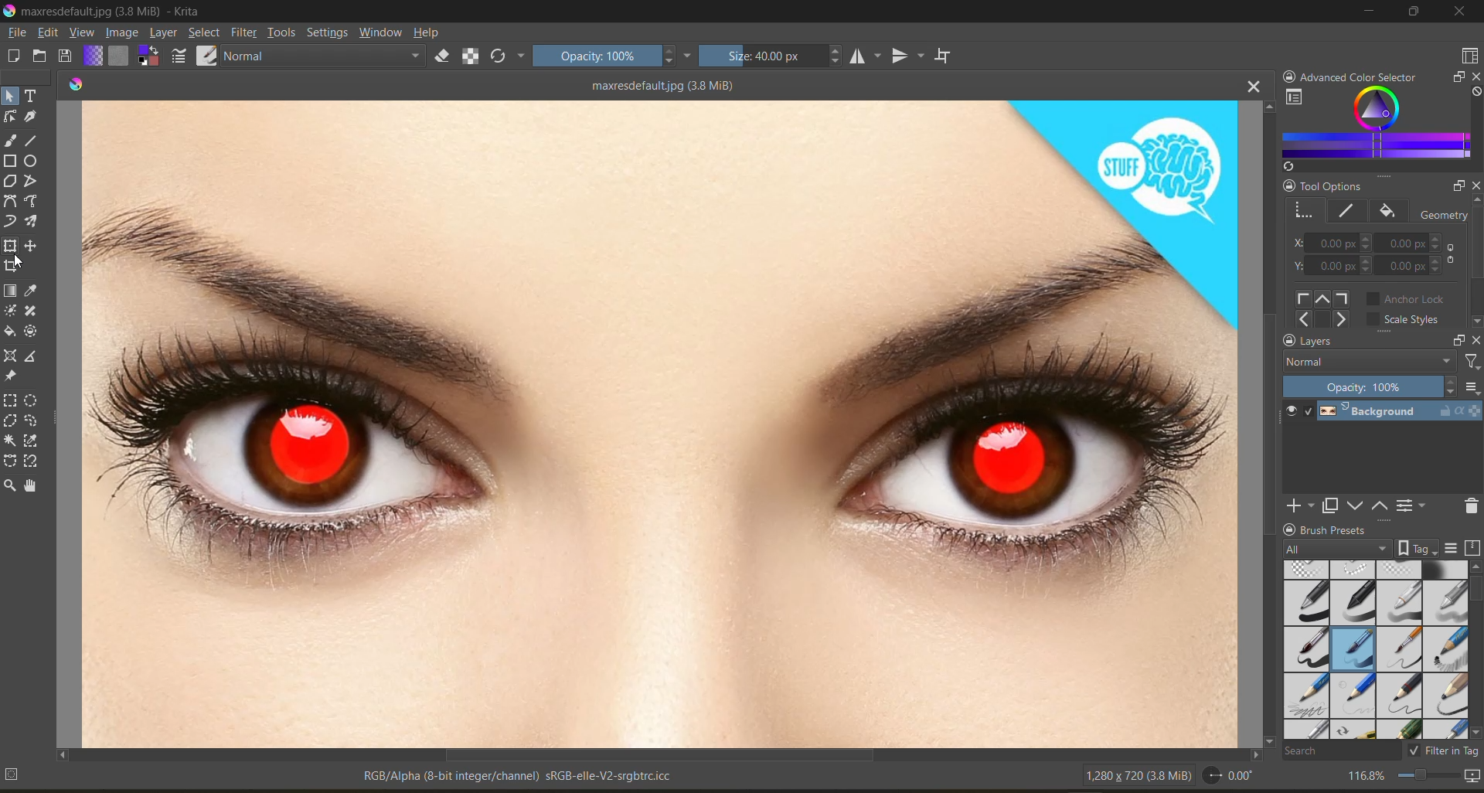  I want to click on close, so click(1459, 13).